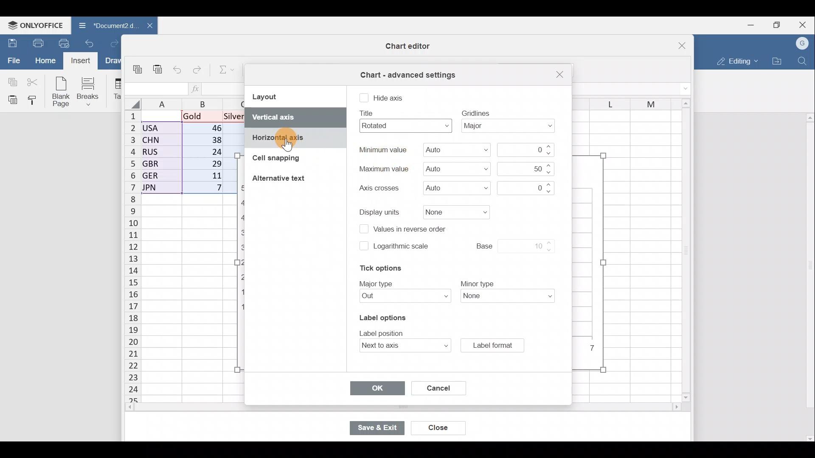 This screenshot has width=815, height=458. Describe the element at coordinates (272, 96) in the screenshot. I see `Layout` at that location.